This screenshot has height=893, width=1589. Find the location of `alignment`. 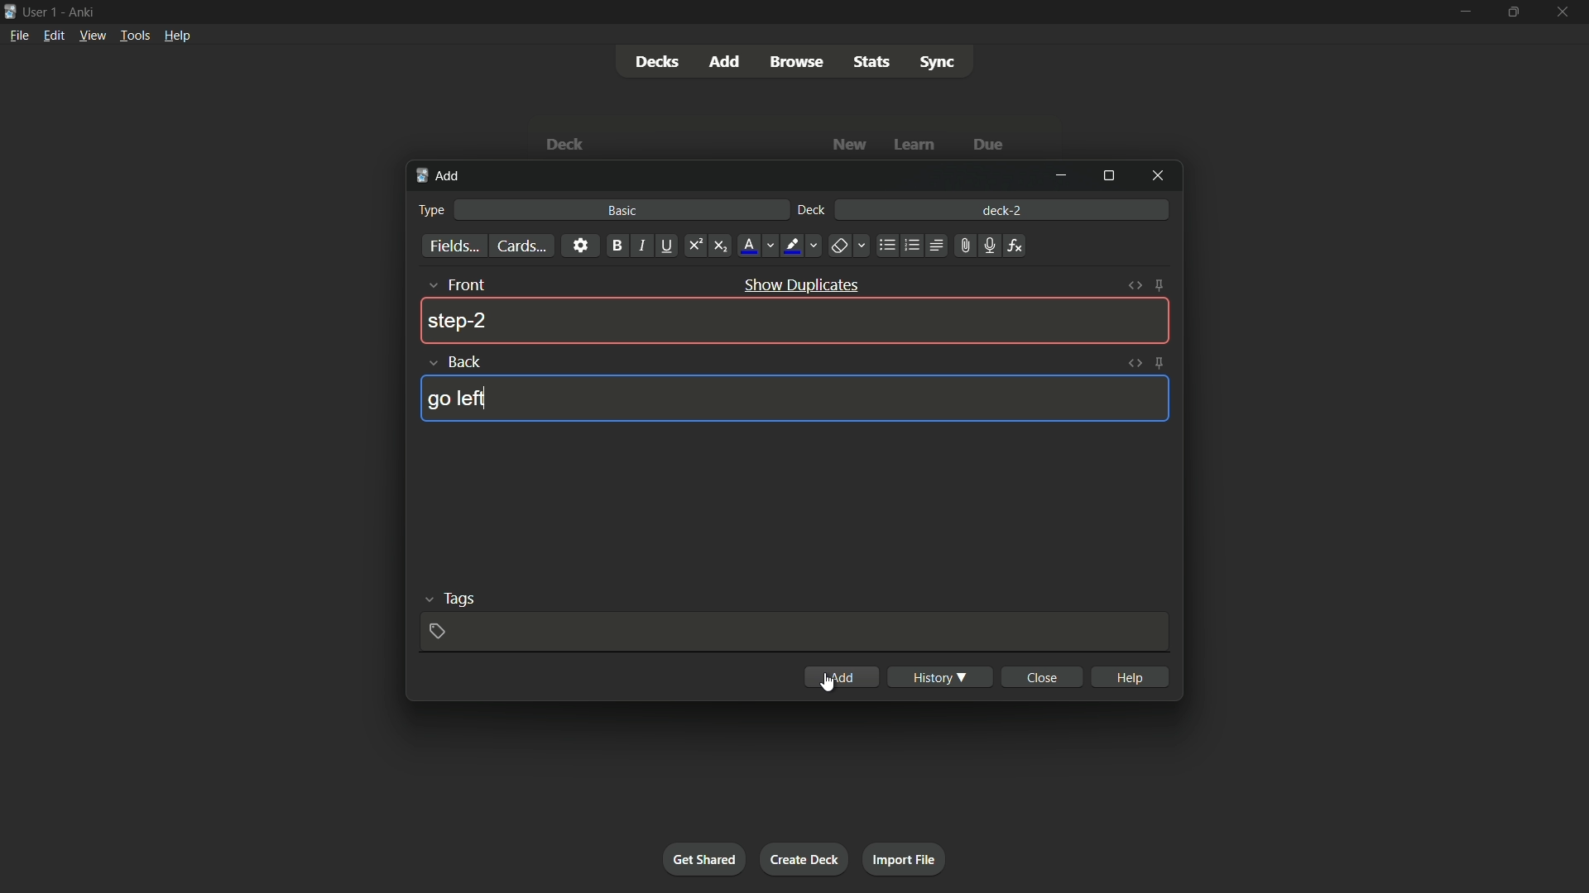

alignment is located at coordinates (938, 245).